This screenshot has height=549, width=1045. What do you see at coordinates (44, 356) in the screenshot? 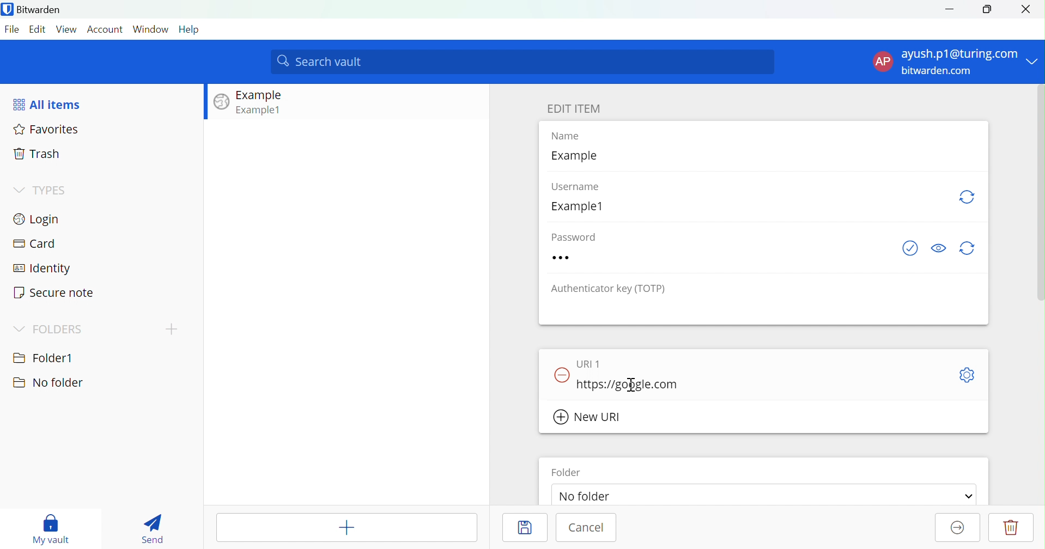
I see `Folder1` at bounding box center [44, 356].